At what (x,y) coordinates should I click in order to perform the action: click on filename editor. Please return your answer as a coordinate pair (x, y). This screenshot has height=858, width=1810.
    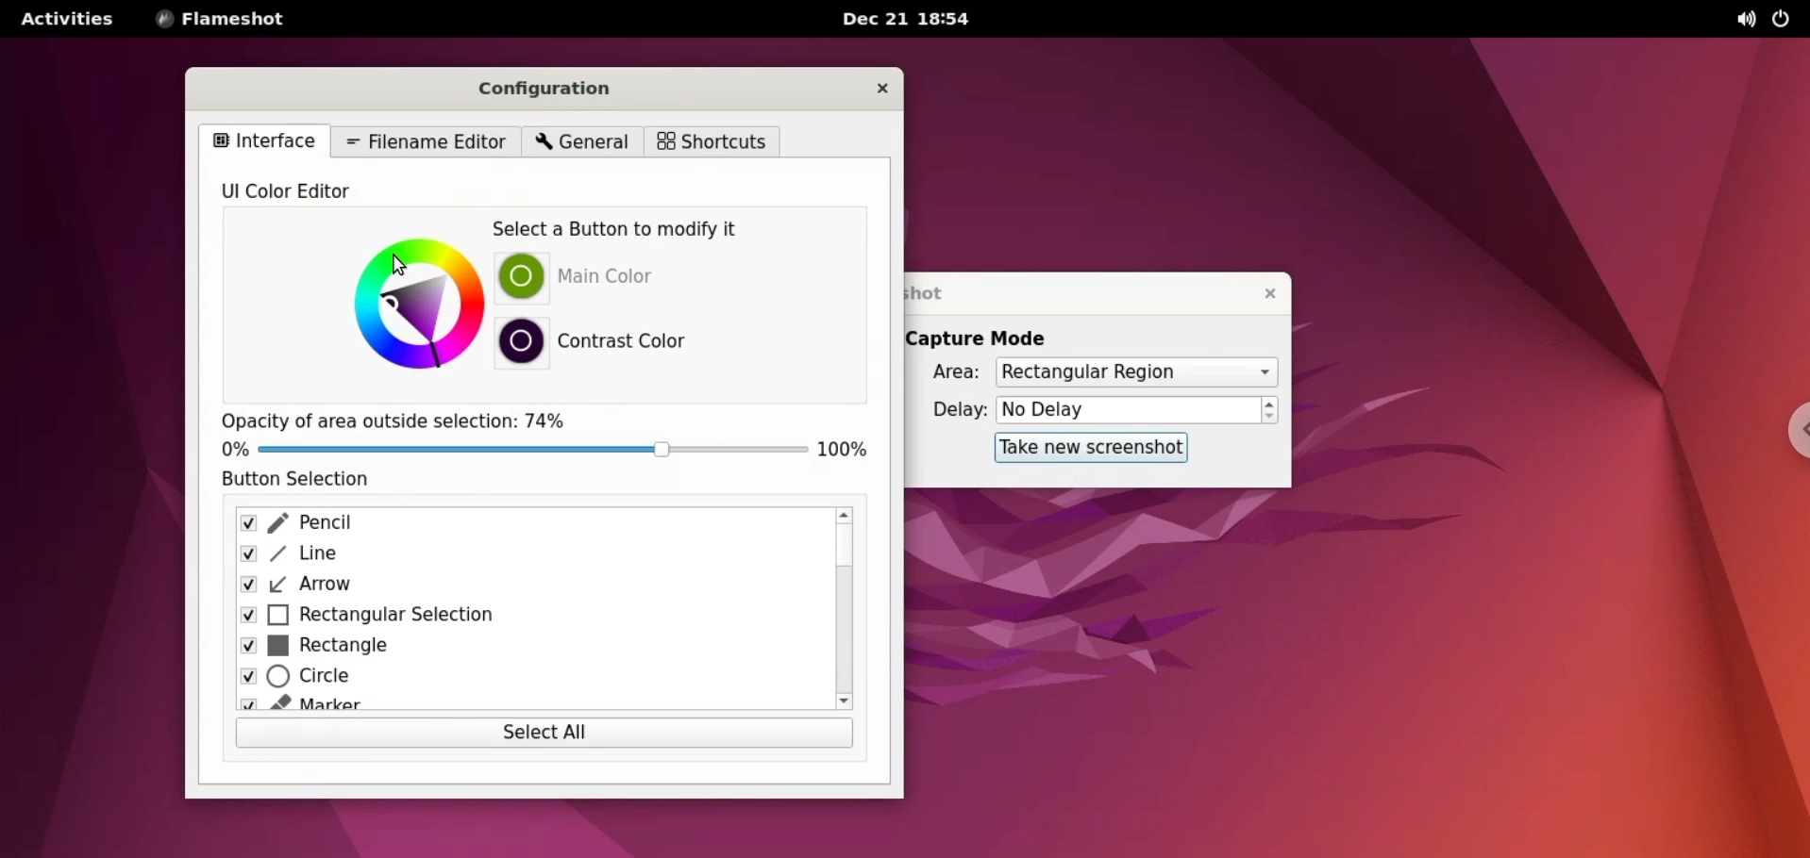
    Looking at the image, I should click on (428, 143).